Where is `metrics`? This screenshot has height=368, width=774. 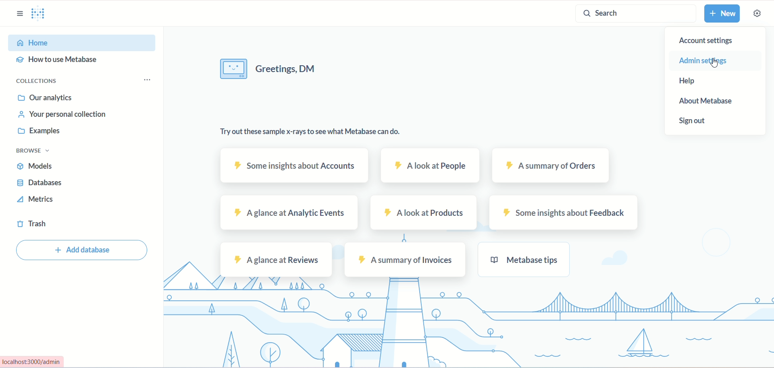
metrics is located at coordinates (39, 200).